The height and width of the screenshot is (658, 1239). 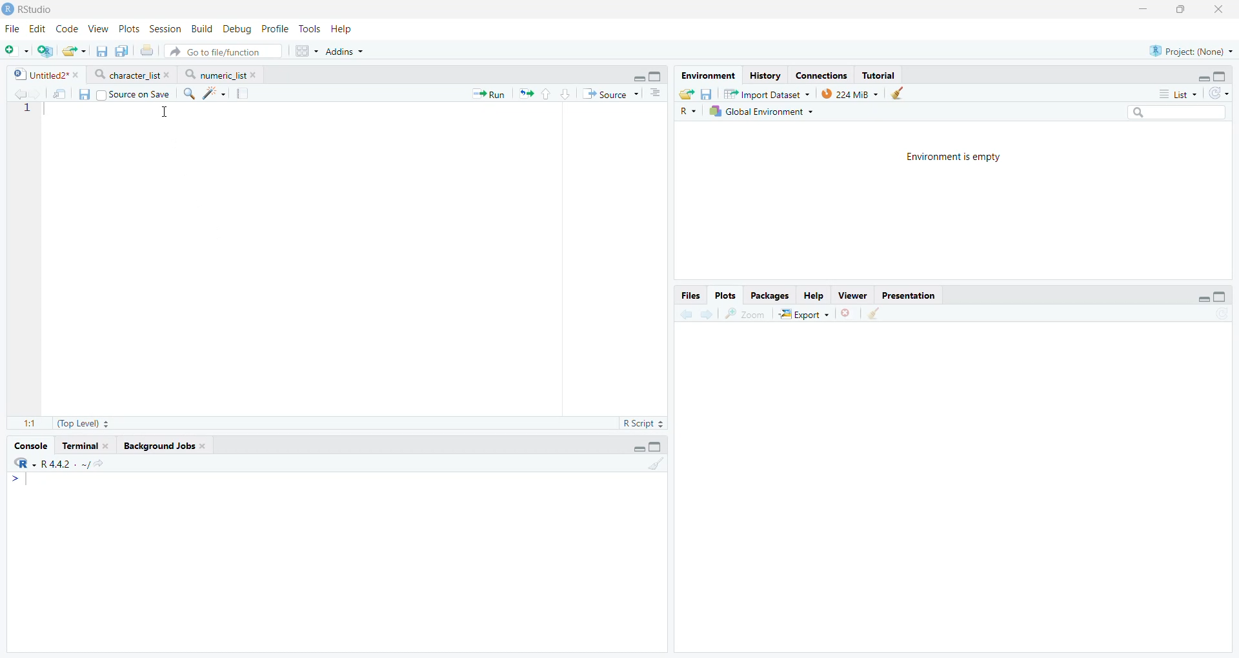 What do you see at coordinates (14, 29) in the screenshot?
I see `File` at bounding box center [14, 29].